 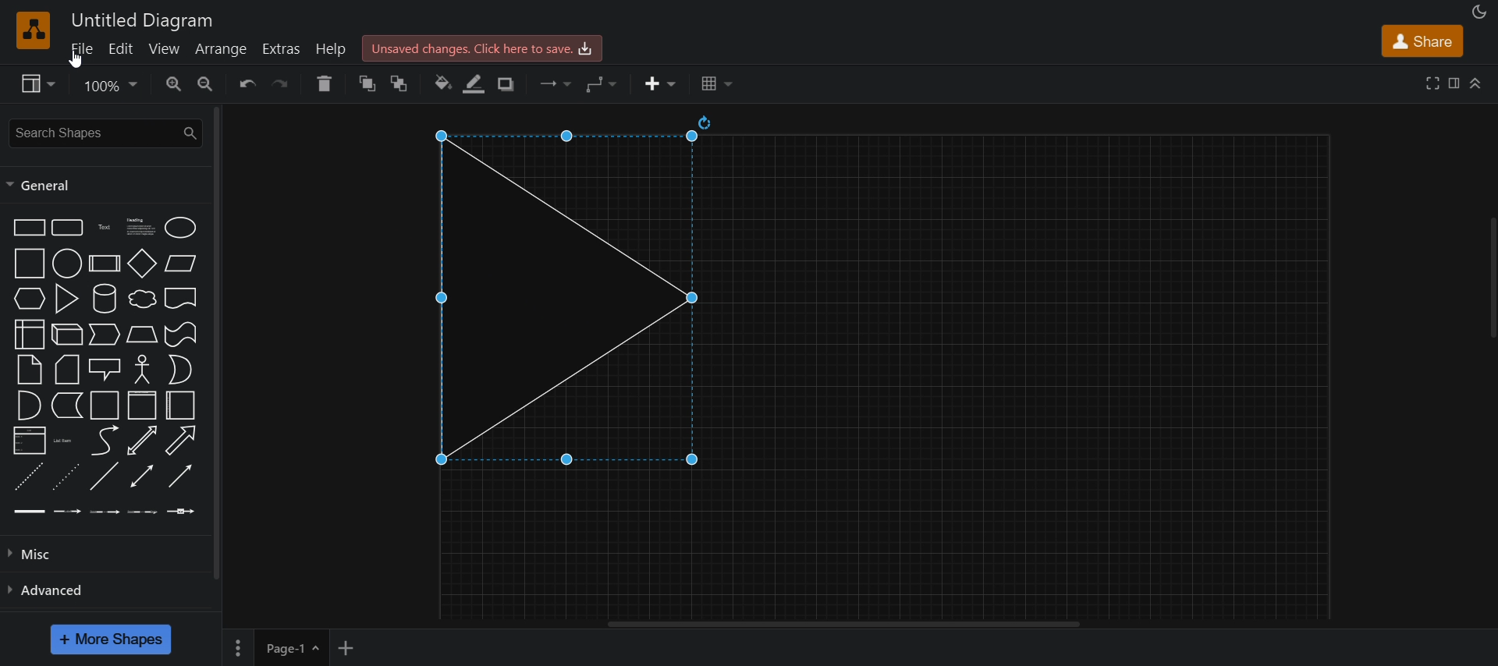 I want to click on text box, so click(x=141, y=226).